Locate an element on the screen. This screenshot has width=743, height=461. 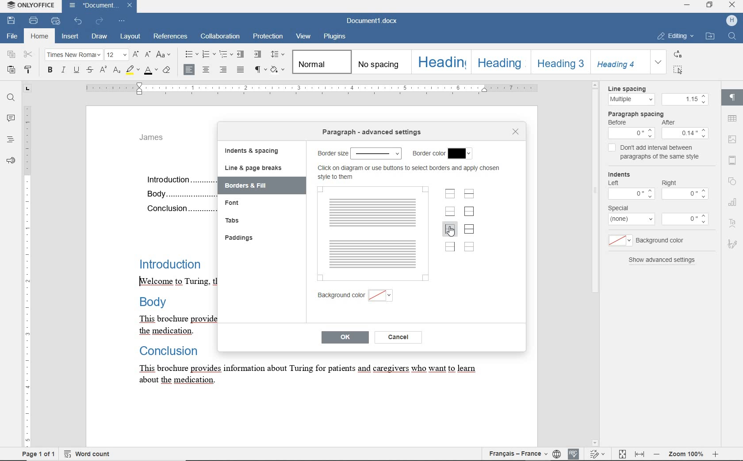
show advanced settings is located at coordinates (663, 261).